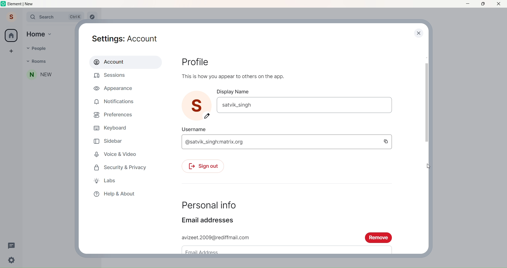  Describe the element at coordinates (92, 17) in the screenshot. I see `Explore rooms` at that location.